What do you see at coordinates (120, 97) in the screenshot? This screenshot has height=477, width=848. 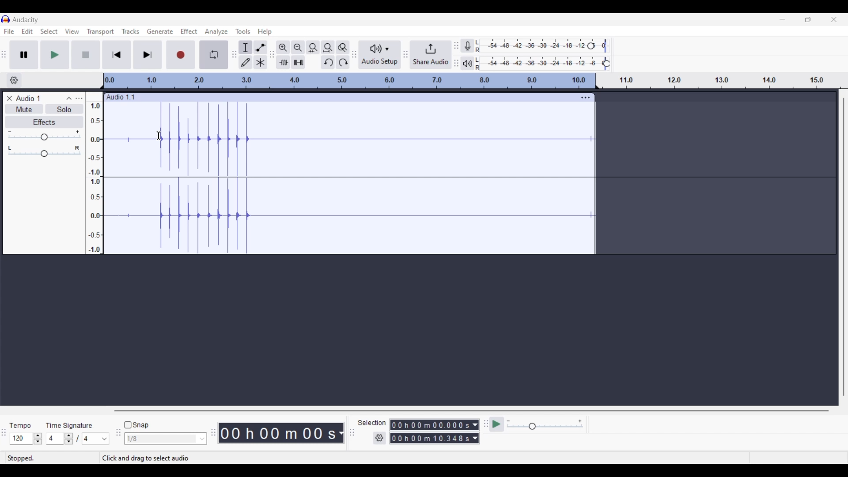 I see `Name of recorded audio` at bounding box center [120, 97].